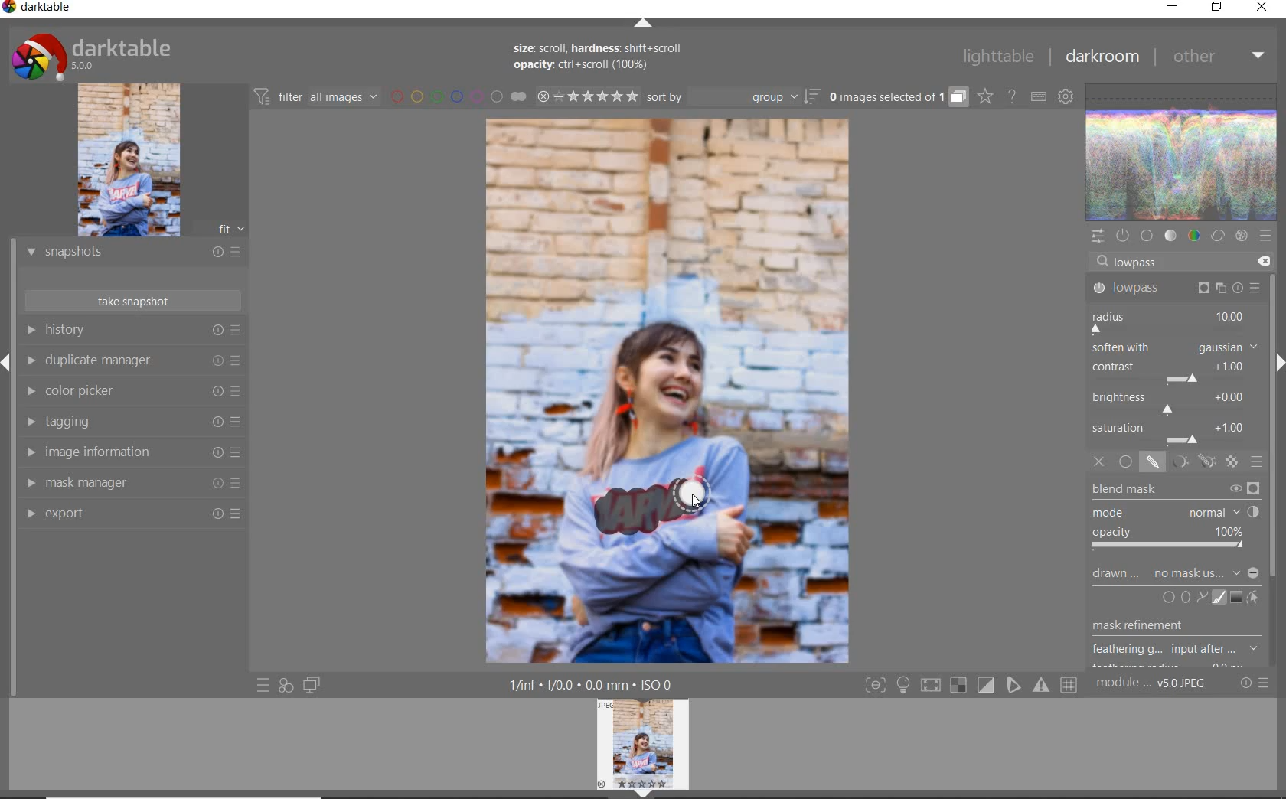  I want to click on correct, so click(1217, 236).